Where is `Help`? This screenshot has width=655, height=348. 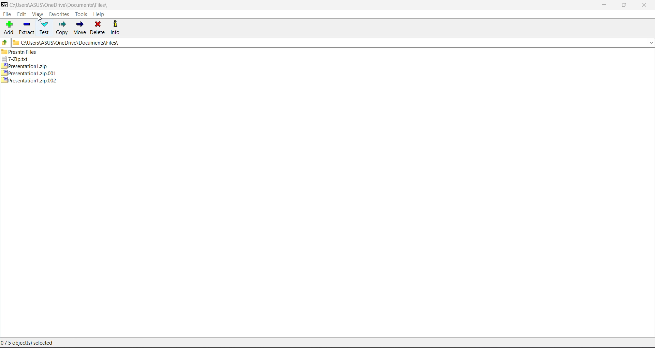 Help is located at coordinates (101, 15).